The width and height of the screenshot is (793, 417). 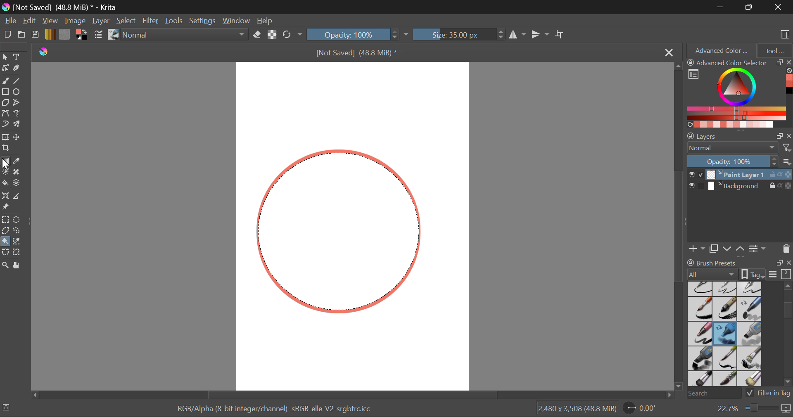 What do you see at coordinates (680, 228) in the screenshot?
I see `Scroll Bar` at bounding box center [680, 228].